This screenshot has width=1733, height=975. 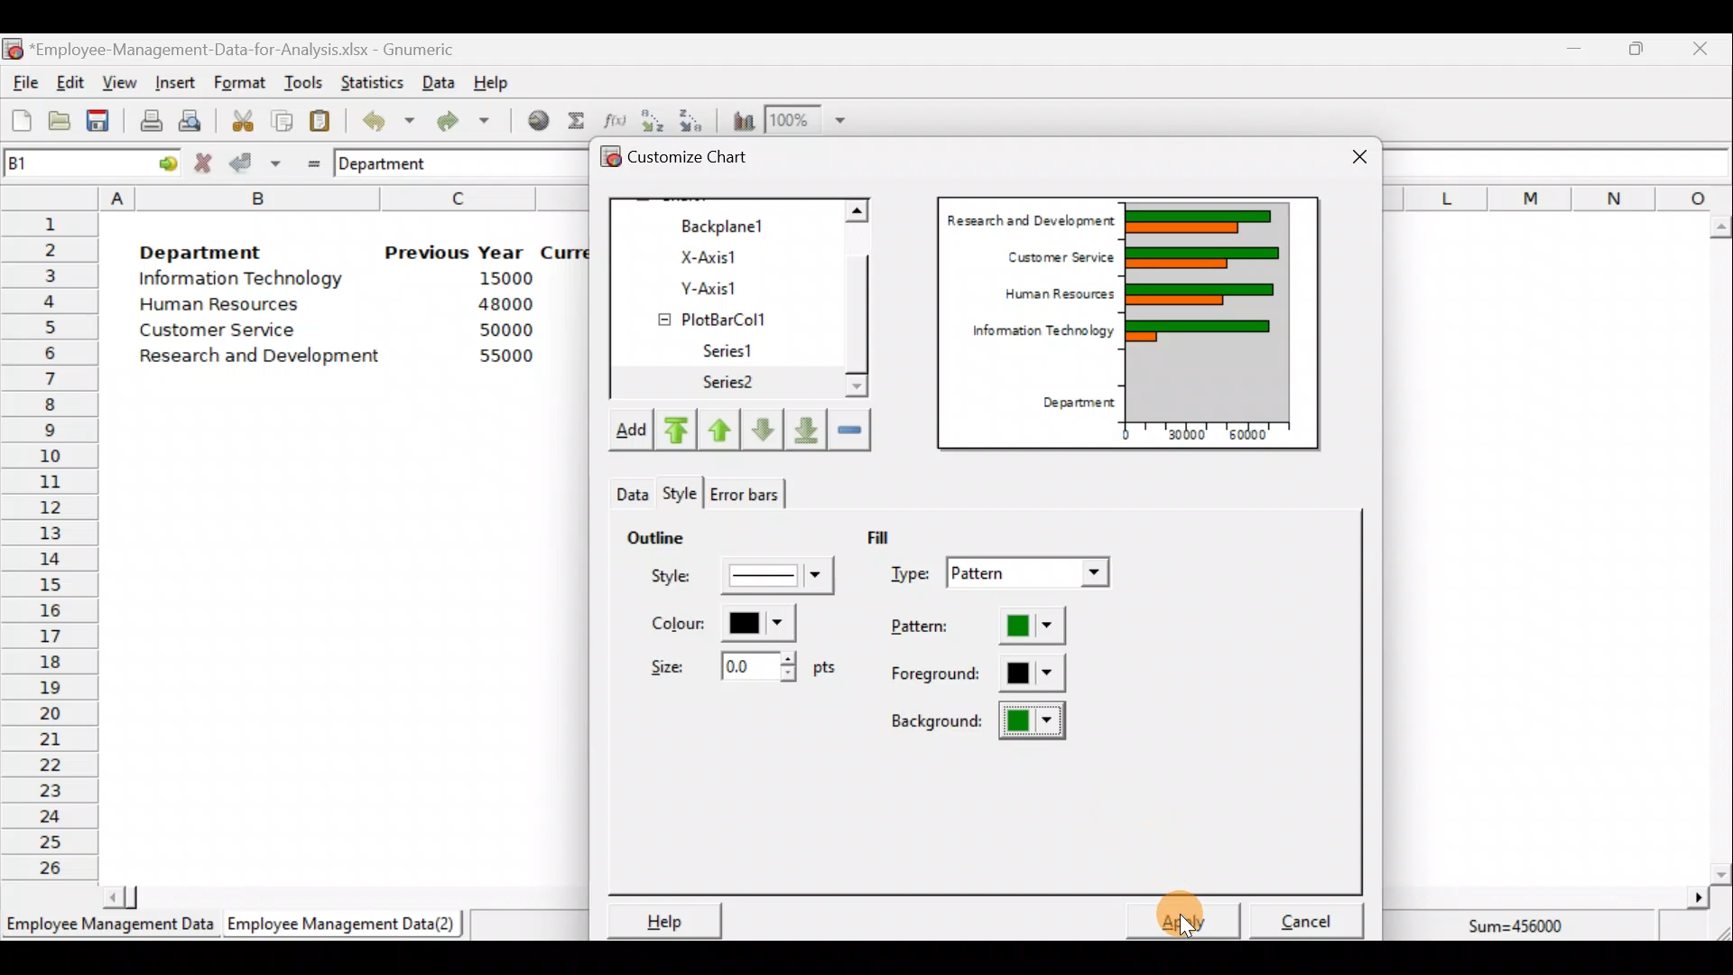 What do you see at coordinates (320, 120) in the screenshot?
I see `Paste the clipboard` at bounding box center [320, 120].